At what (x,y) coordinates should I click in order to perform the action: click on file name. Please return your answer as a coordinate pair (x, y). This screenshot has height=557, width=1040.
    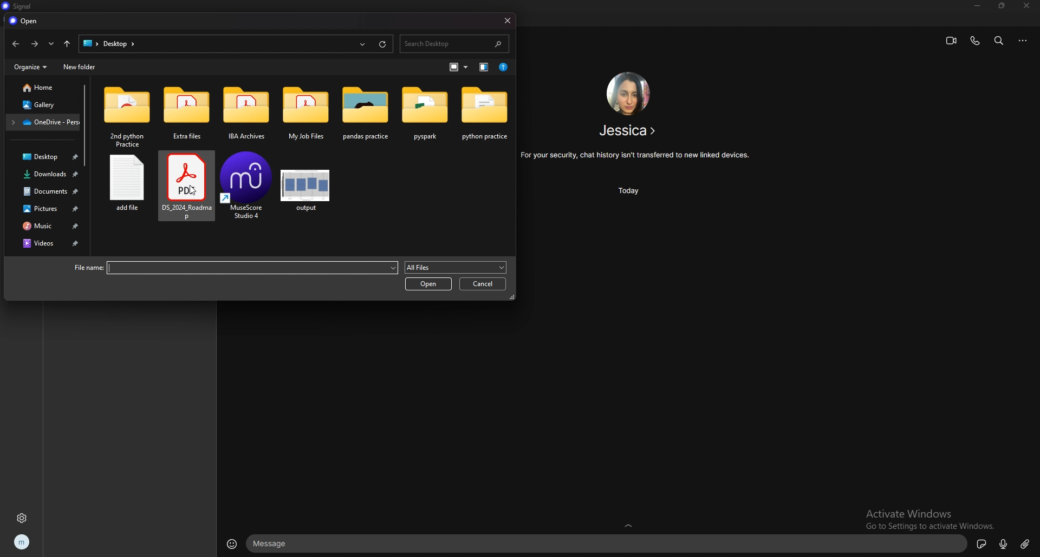
    Looking at the image, I should click on (233, 268).